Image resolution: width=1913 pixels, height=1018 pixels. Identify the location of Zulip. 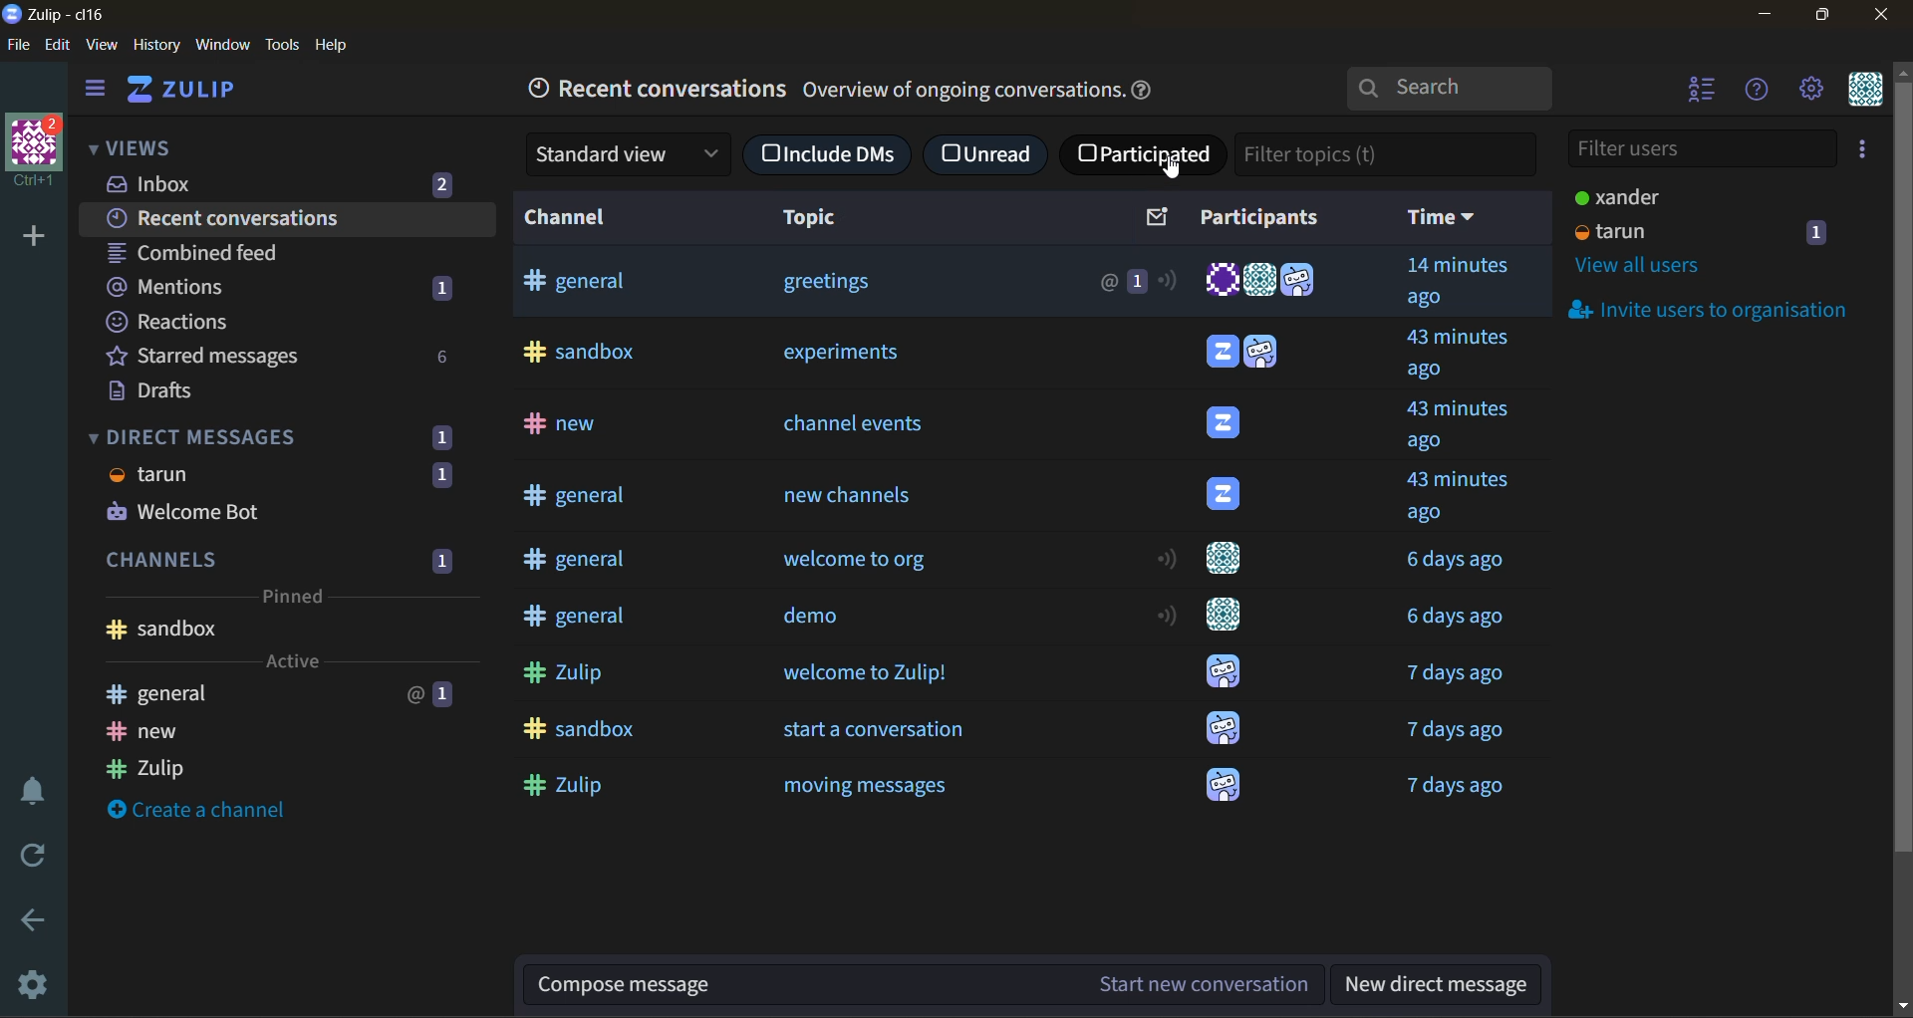
(566, 783).